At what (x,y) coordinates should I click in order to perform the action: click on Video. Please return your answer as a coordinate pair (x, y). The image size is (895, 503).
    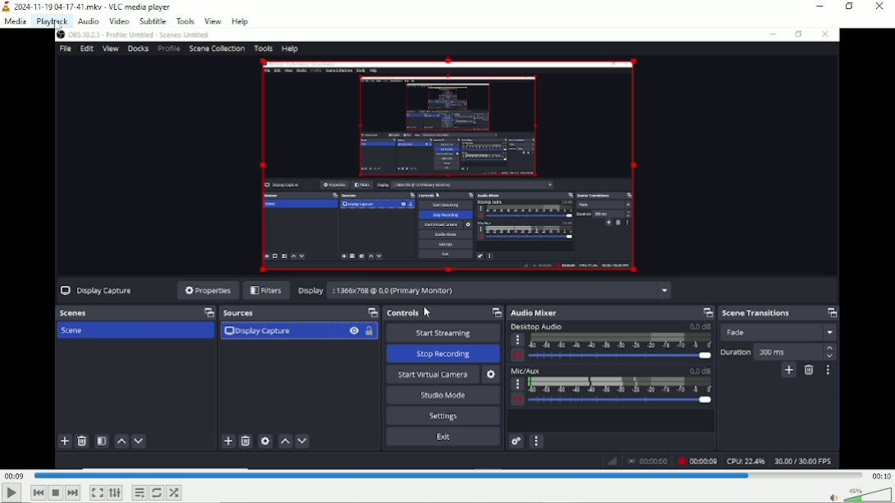
    Looking at the image, I should click on (447, 248).